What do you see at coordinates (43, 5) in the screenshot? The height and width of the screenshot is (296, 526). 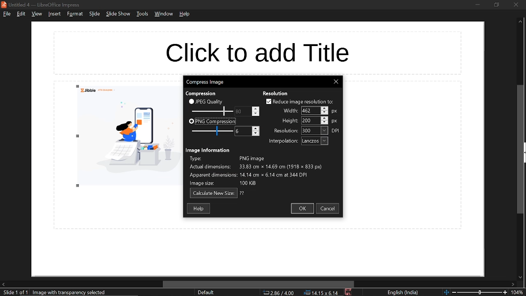 I see `current window` at bounding box center [43, 5].